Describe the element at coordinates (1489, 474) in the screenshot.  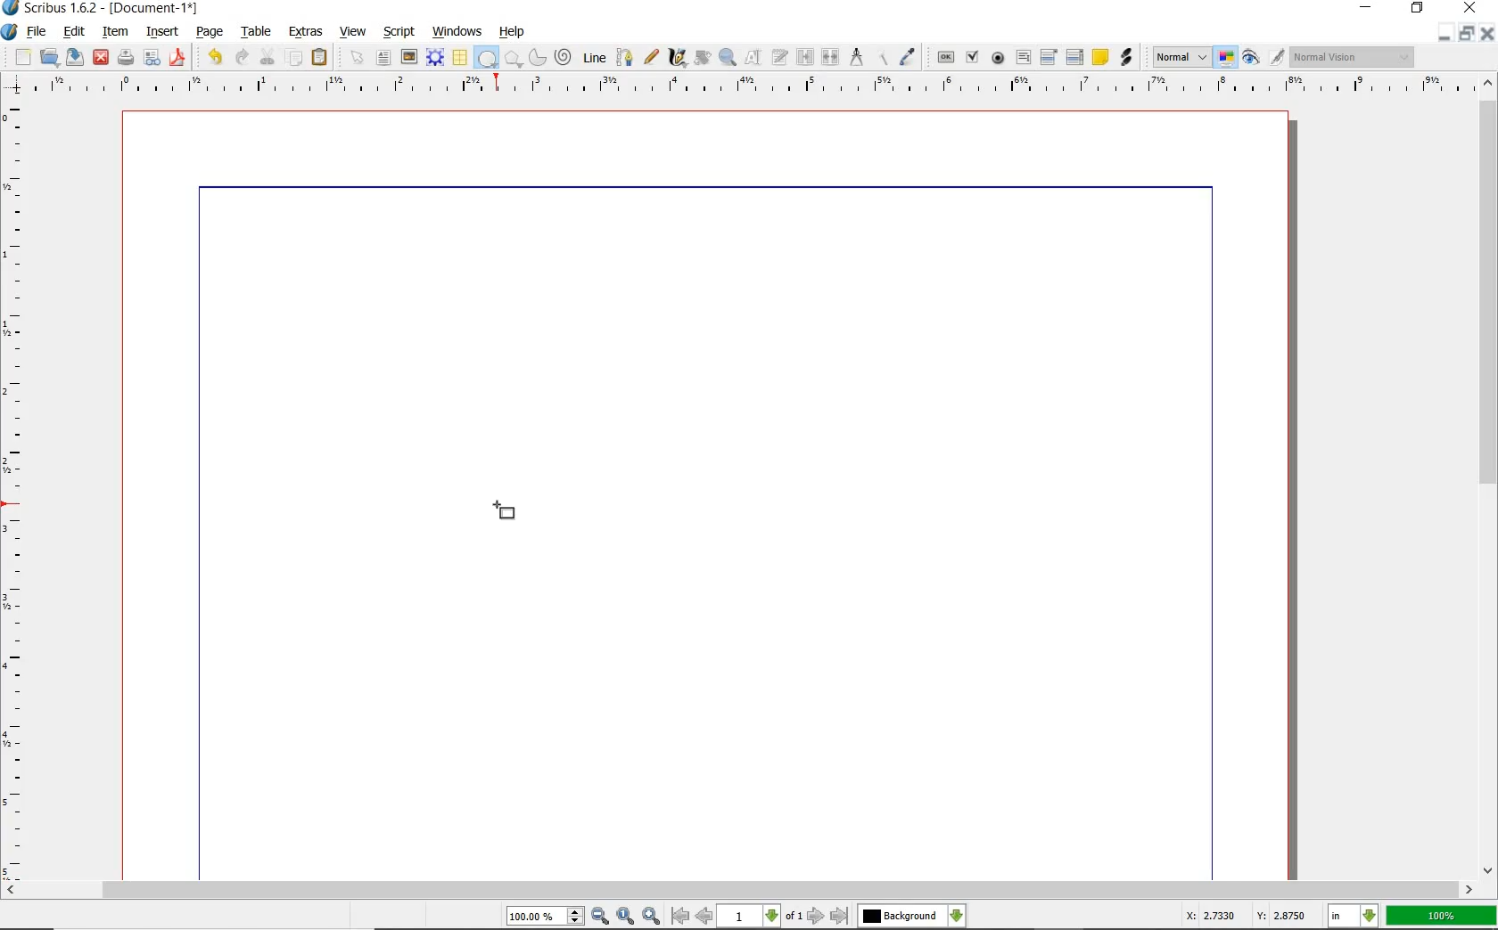
I see `SCROLLBAR` at that location.